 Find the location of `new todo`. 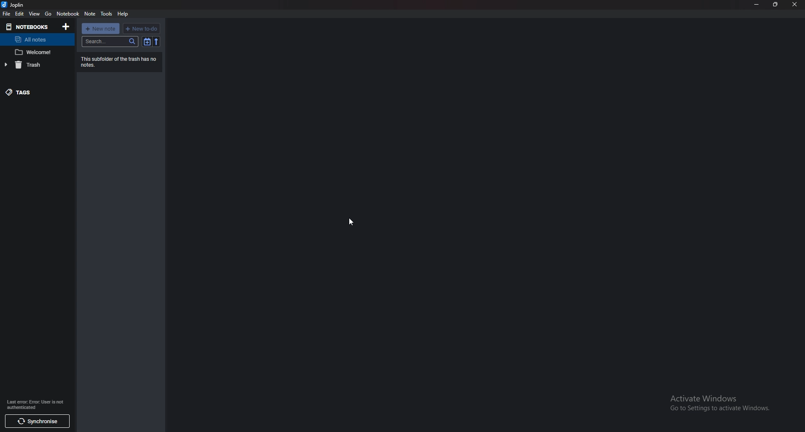

new todo is located at coordinates (141, 29).